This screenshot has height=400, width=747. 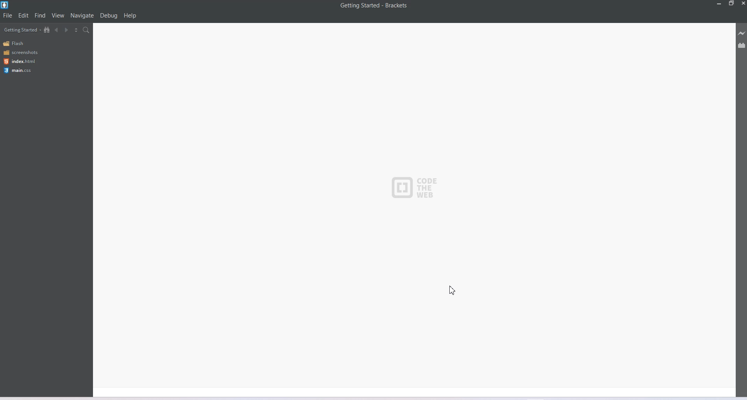 I want to click on Screenshots, so click(x=20, y=52).